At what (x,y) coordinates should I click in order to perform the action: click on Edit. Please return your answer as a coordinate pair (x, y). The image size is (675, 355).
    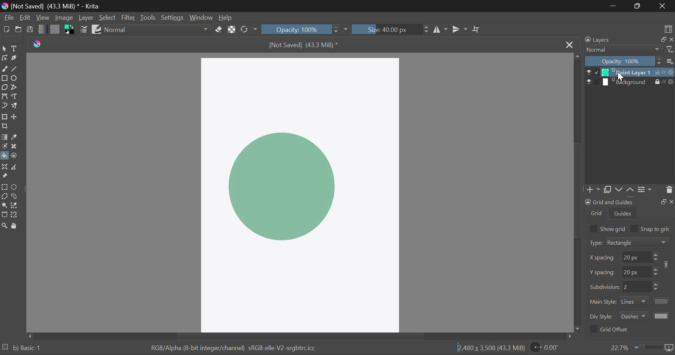
    Looking at the image, I should click on (25, 18).